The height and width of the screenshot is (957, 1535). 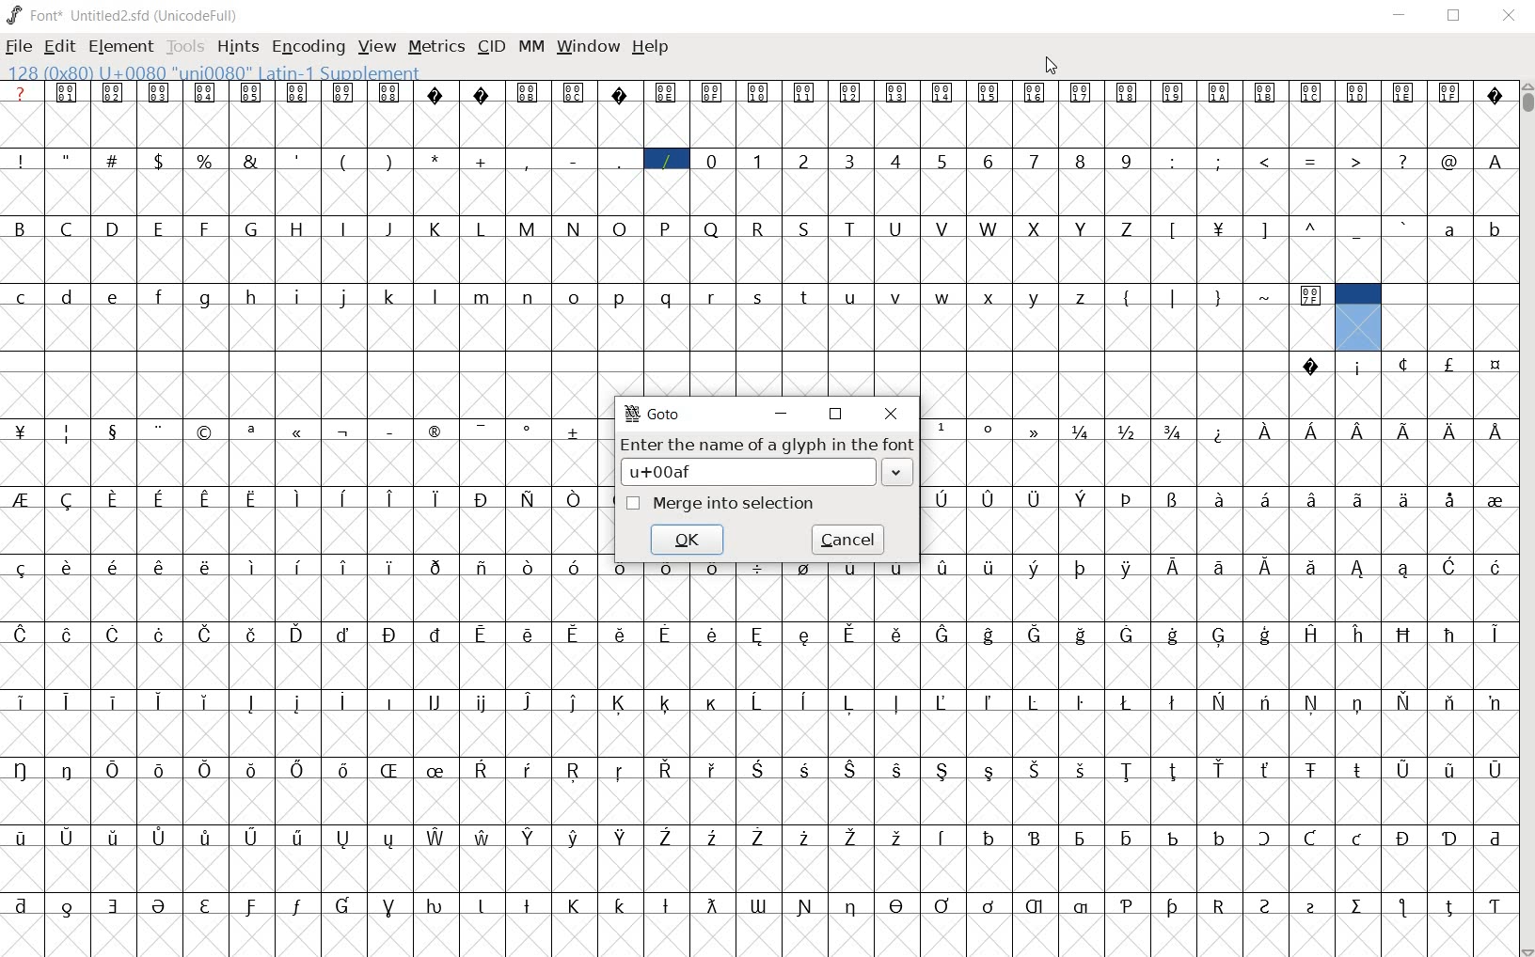 What do you see at coordinates (253, 904) in the screenshot?
I see `Symbol` at bounding box center [253, 904].